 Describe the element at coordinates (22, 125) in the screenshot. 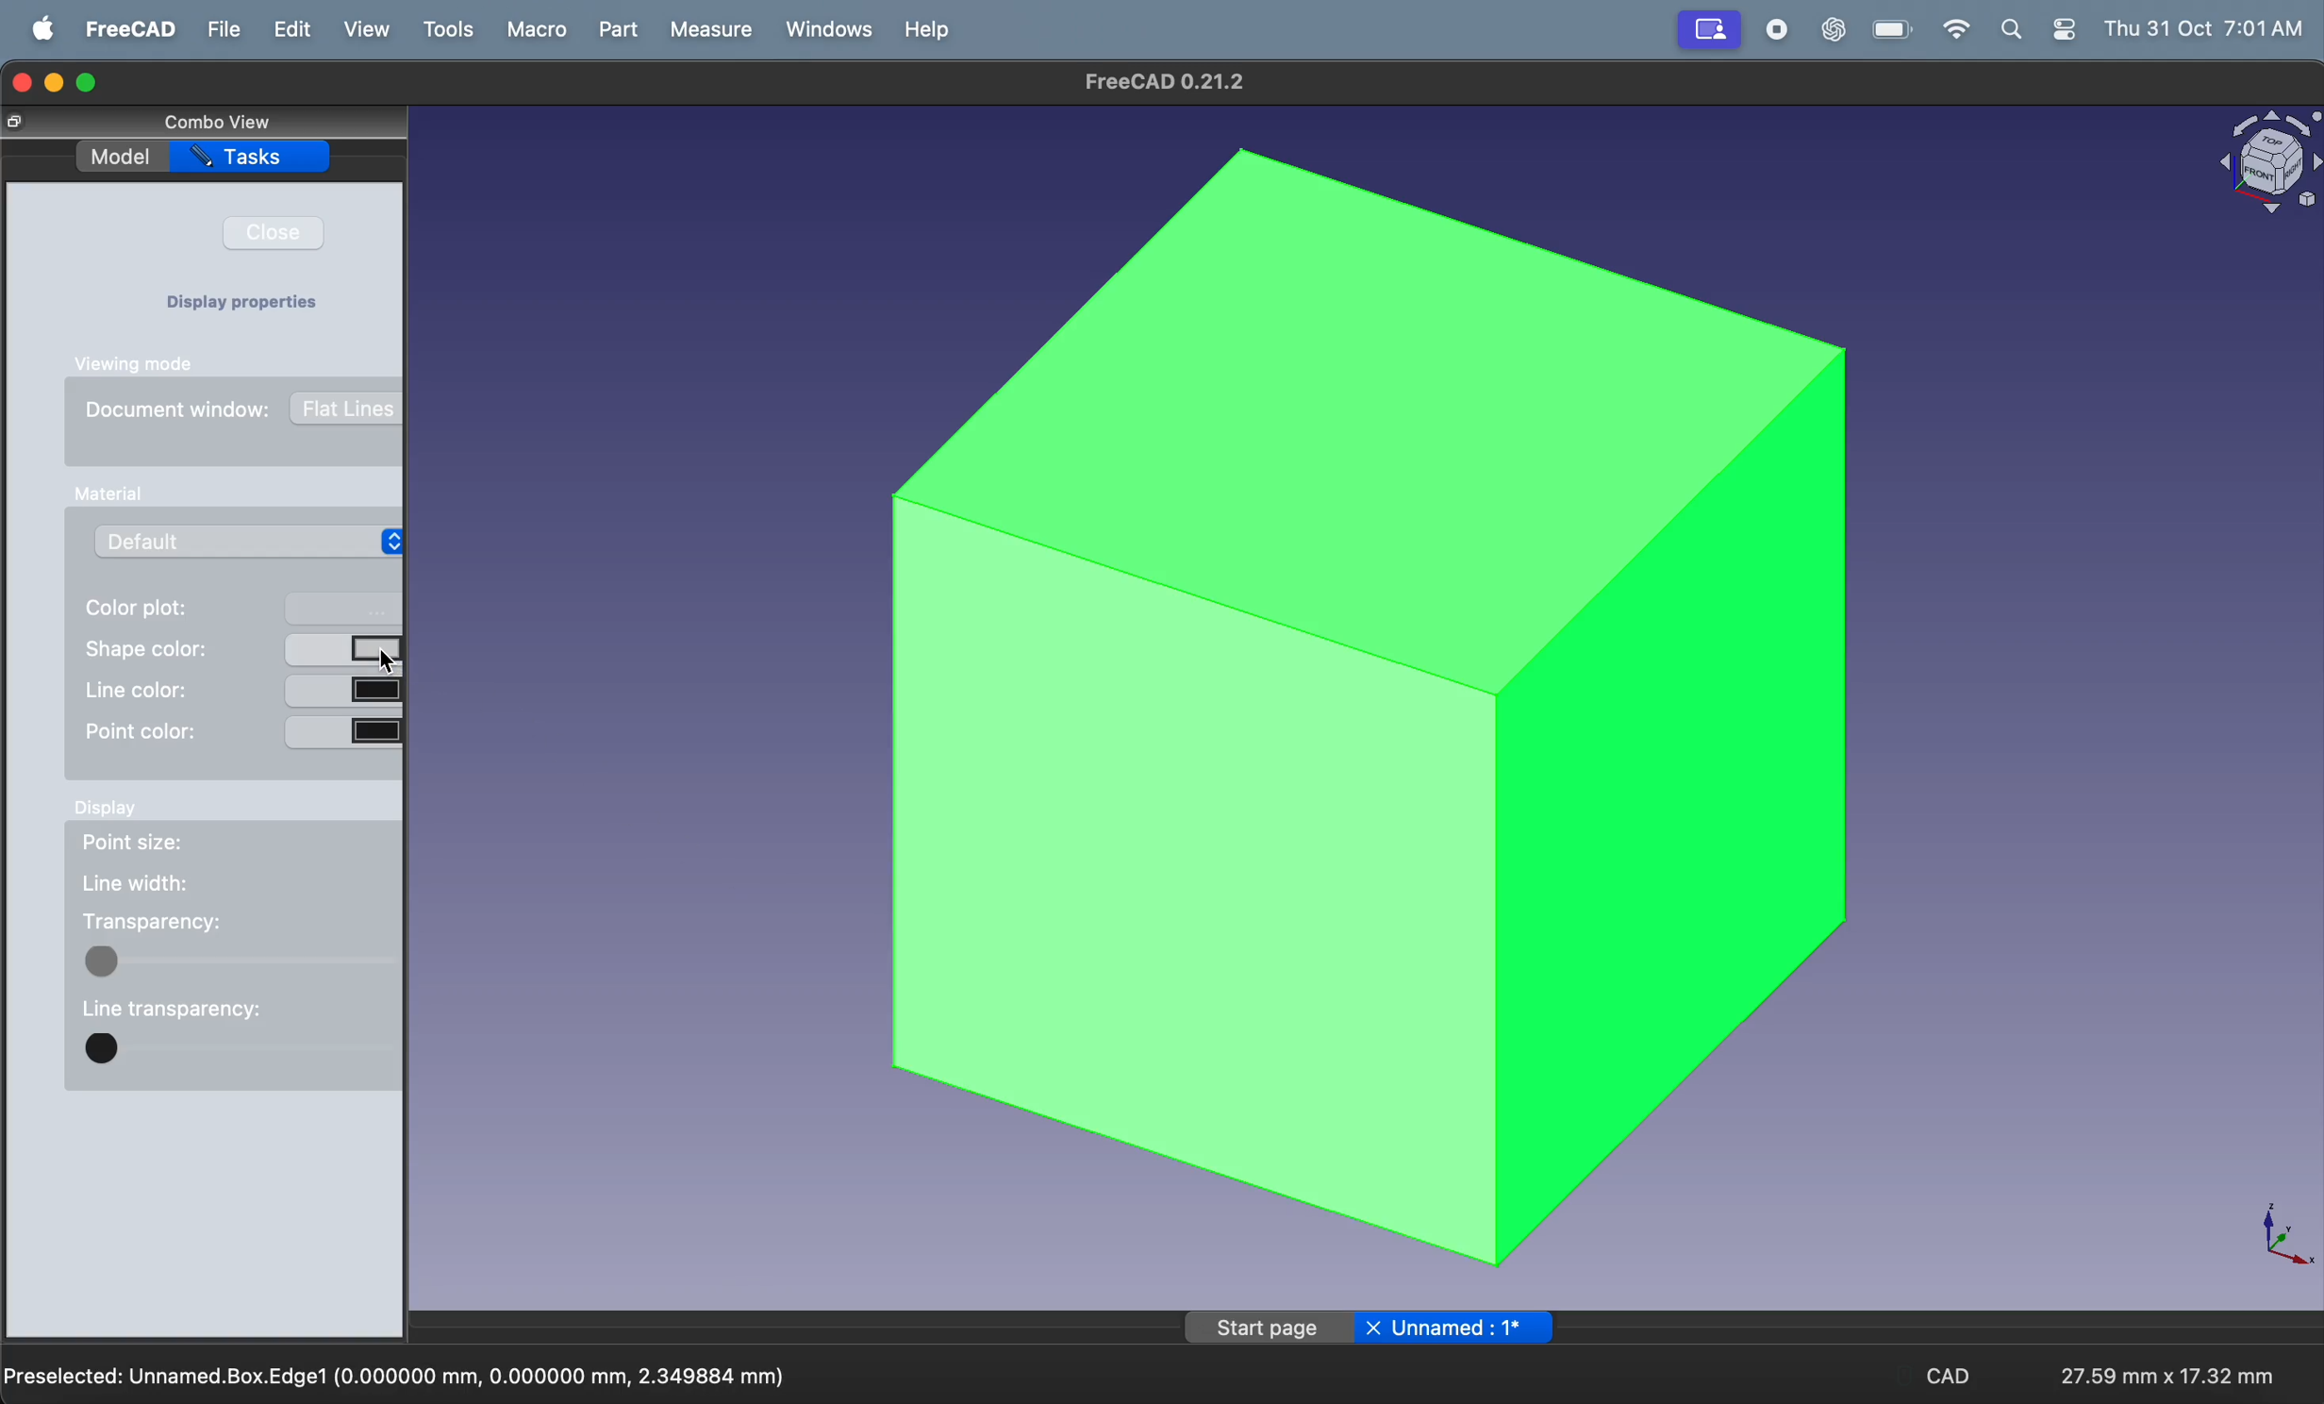

I see `copy` at that location.